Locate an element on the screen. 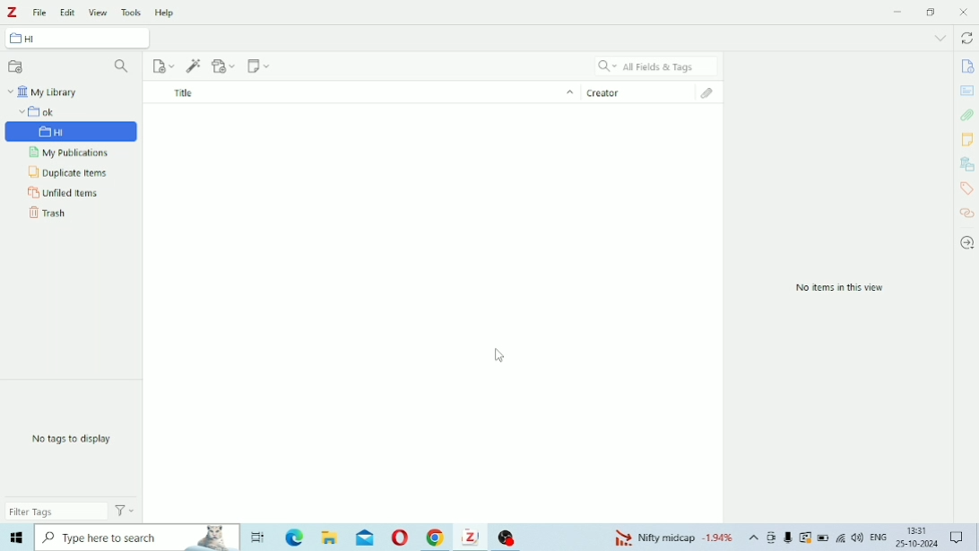 This screenshot has width=979, height=551. Meet Now is located at coordinates (772, 538).